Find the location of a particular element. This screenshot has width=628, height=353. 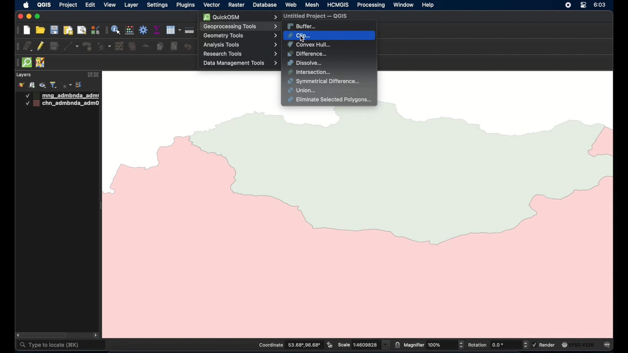

save edits is located at coordinates (55, 46).